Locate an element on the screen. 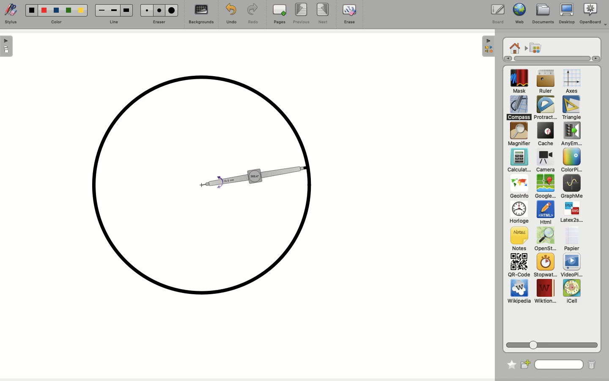  Protractor is located at coordinates (546, 108).